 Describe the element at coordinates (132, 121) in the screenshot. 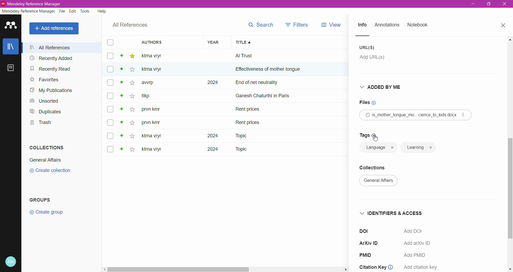

I see `star` at that location.